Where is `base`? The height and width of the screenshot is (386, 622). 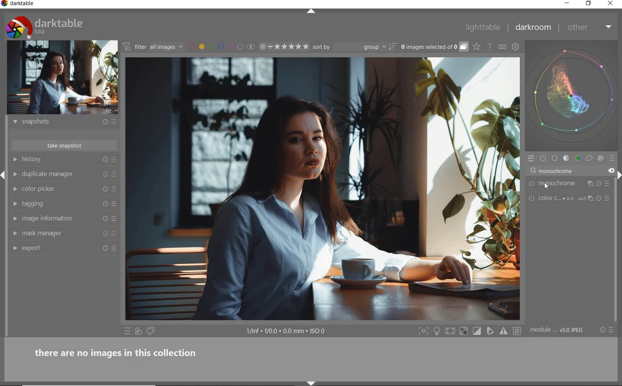 base is located at coordinates (555, 159).